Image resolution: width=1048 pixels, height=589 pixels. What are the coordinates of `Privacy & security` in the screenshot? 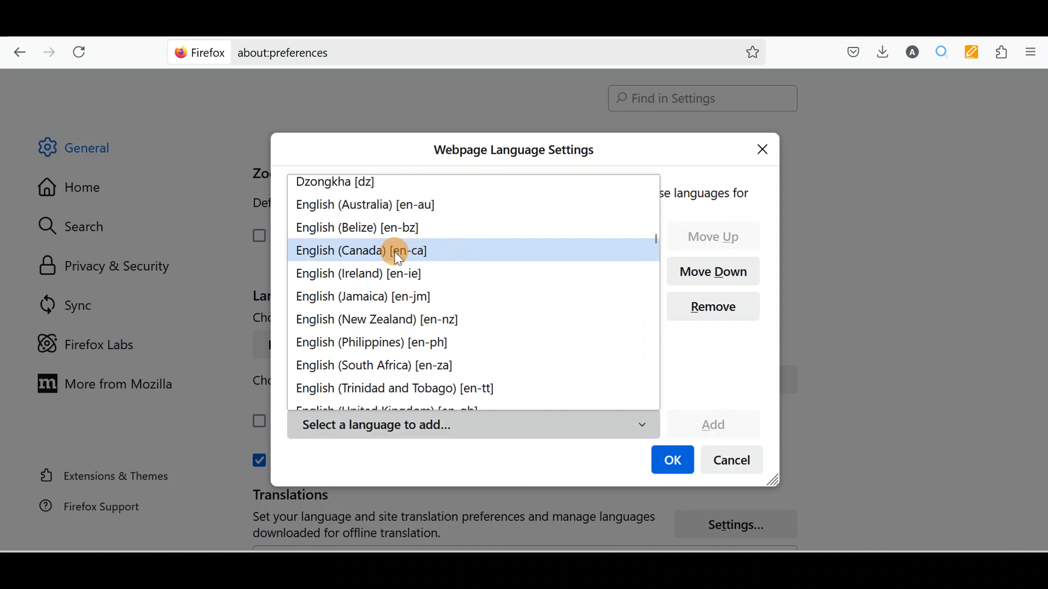 It's located at (110, 267).